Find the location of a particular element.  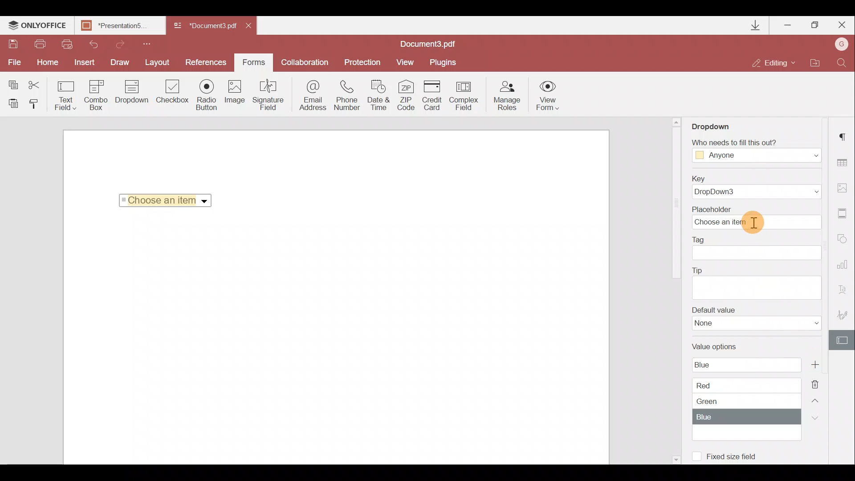

Text Art settings is located at coordinates (845, 289).